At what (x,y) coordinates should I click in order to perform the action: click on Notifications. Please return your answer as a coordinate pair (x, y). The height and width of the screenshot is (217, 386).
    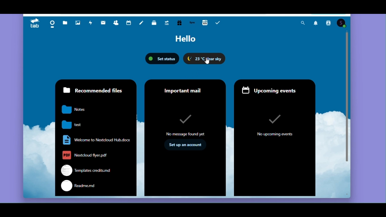
    Looking at the image, I should click on (317, 23).